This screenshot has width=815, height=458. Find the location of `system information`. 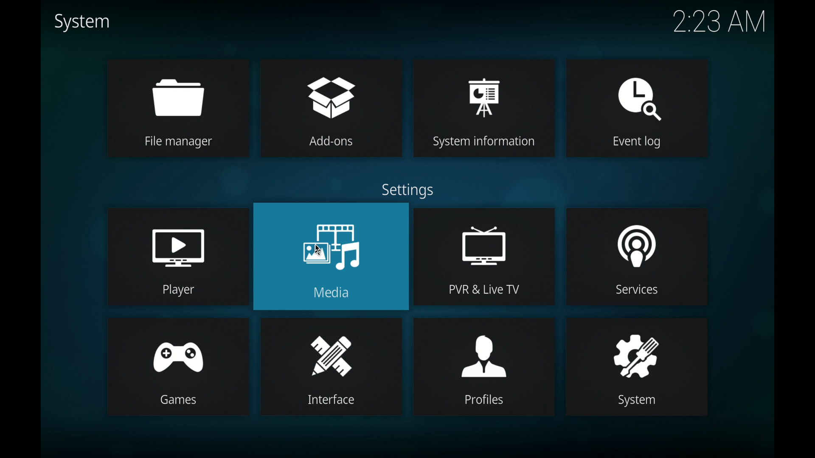

system information is located at coordinates (484, 87).